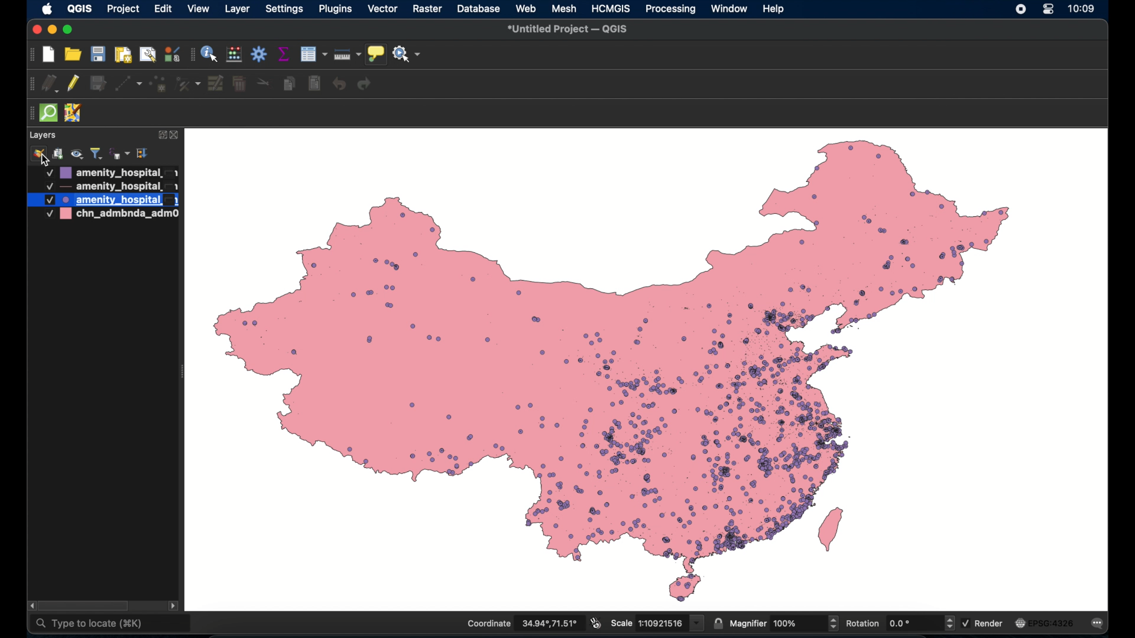 The image size is (1135, 638). What do you see at coordinates (160, 84) in the screenshot?
I see `add point feature` at bounding box center [160, 84].